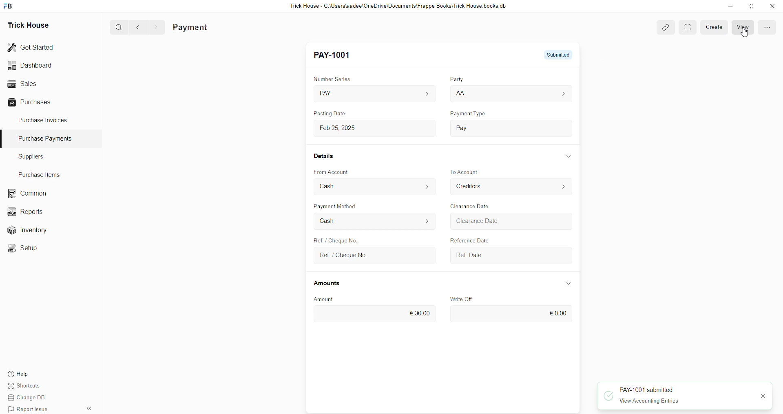 This screenshot has height=414, width=783. Describe the element at coordinates (26, 24) in the screenshot. I see `Trick House` at that location.